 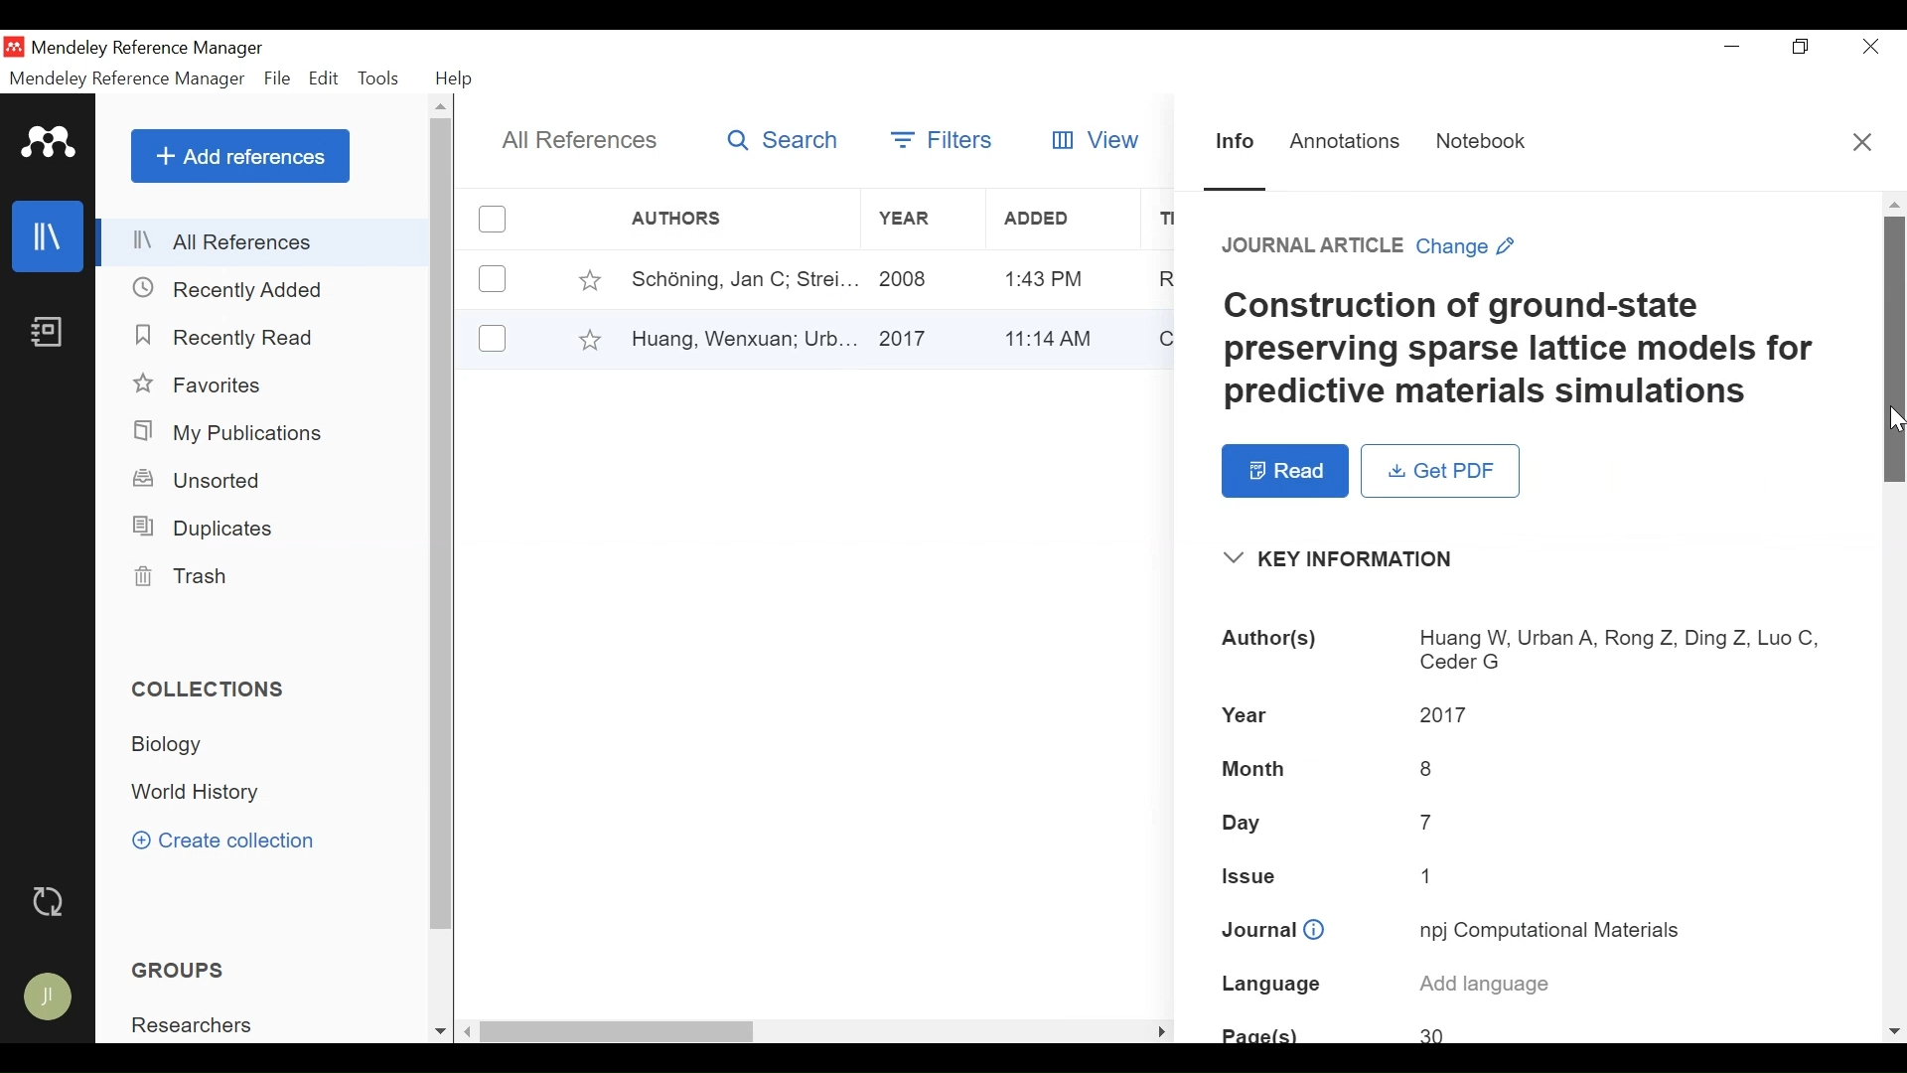 I want to click on Journal, so click(x=1529, y=932).